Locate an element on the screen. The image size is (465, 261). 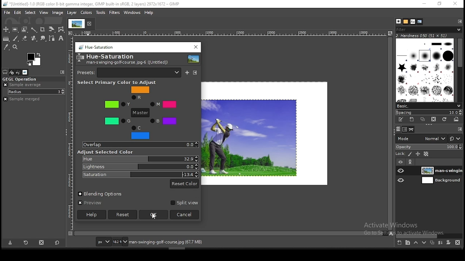
presets is located at coordinates (129, 72).